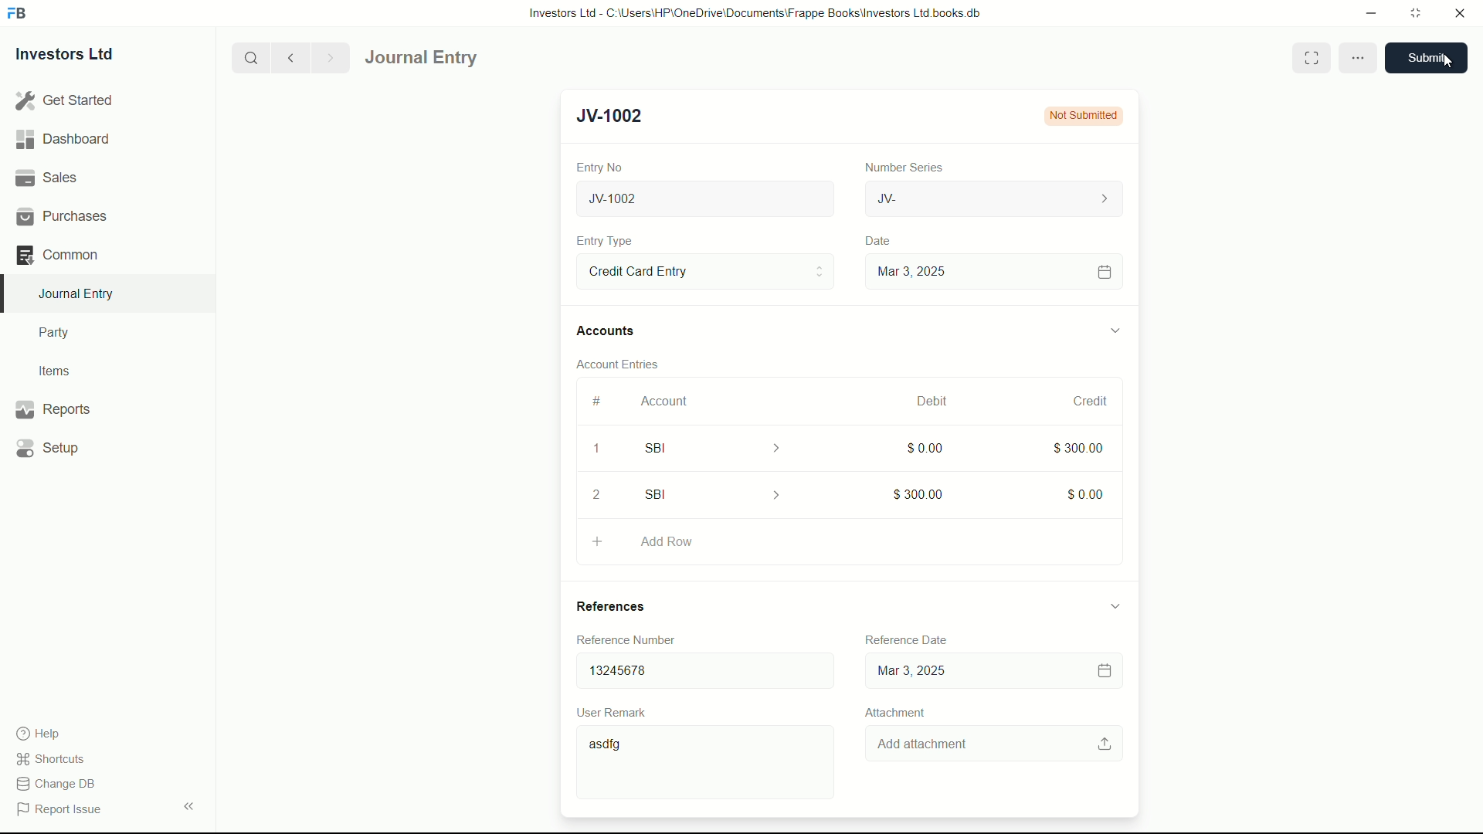 This screenshot has height=834, width=1483. What do you see at coordinates (1092, 402) in the screenshot?
I see `credit` at bounding box center [1092, 402].